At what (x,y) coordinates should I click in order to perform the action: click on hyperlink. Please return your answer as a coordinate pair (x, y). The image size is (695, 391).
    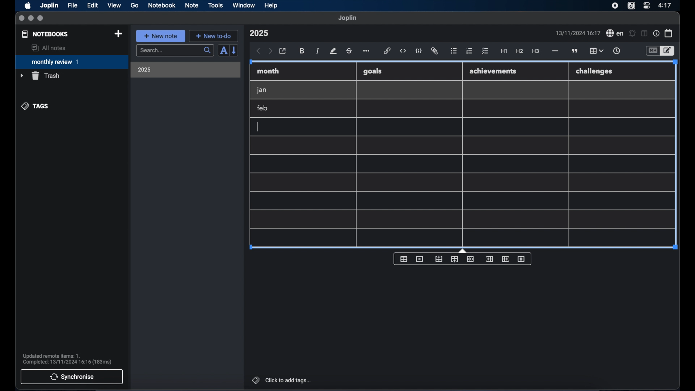
    Looking at the image, I should click on (387, 51).